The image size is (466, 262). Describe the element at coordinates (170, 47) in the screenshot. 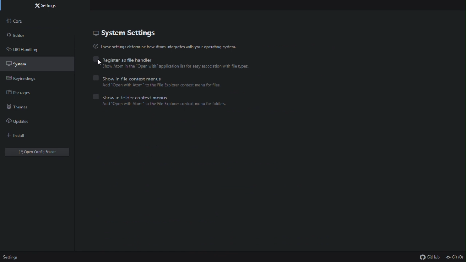

I see `These settings determine the atom integrate with your operating system` at that location.